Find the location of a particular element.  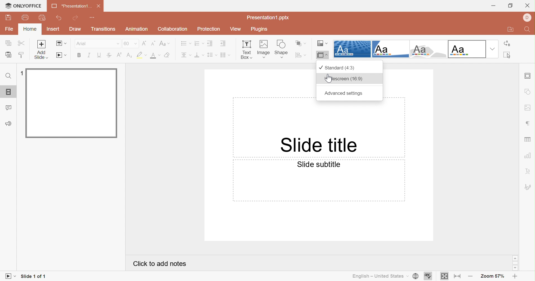

Numbering is located at coordinates (198, 43).